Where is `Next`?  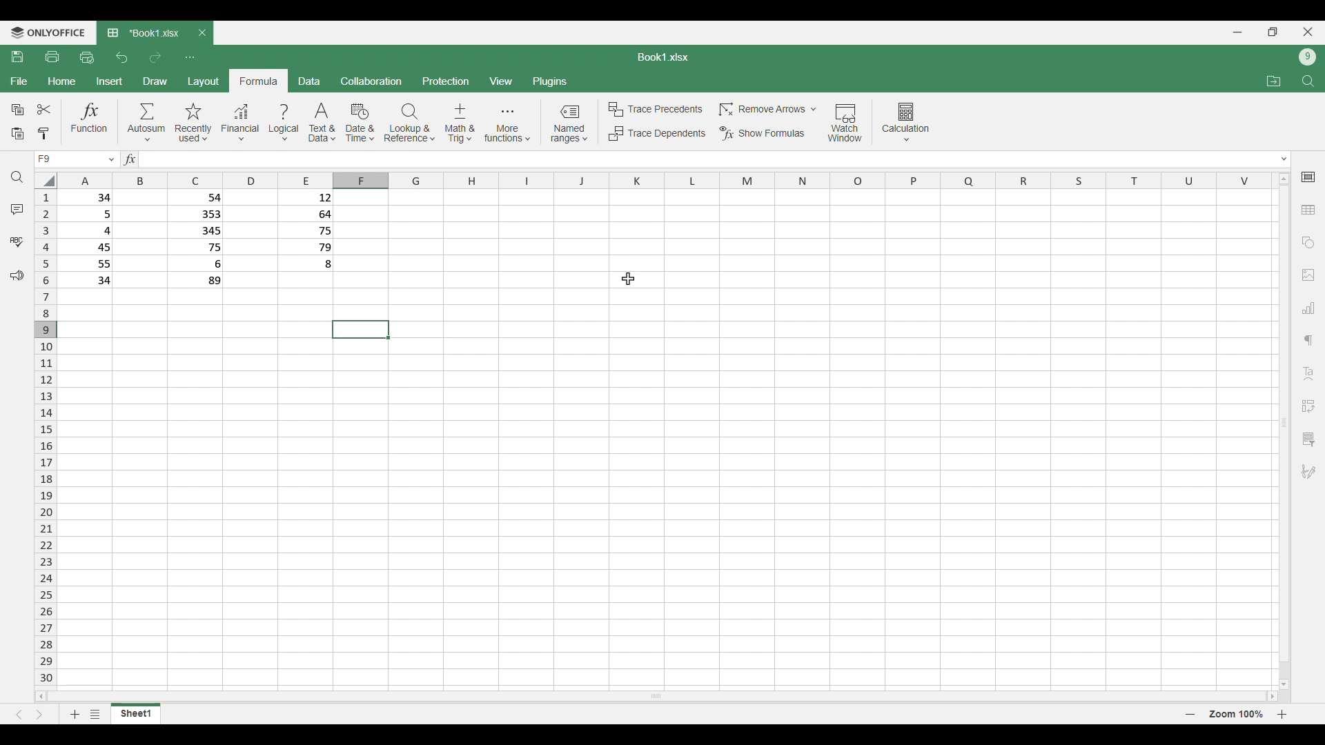 Next is located at coordinates (39, 715).